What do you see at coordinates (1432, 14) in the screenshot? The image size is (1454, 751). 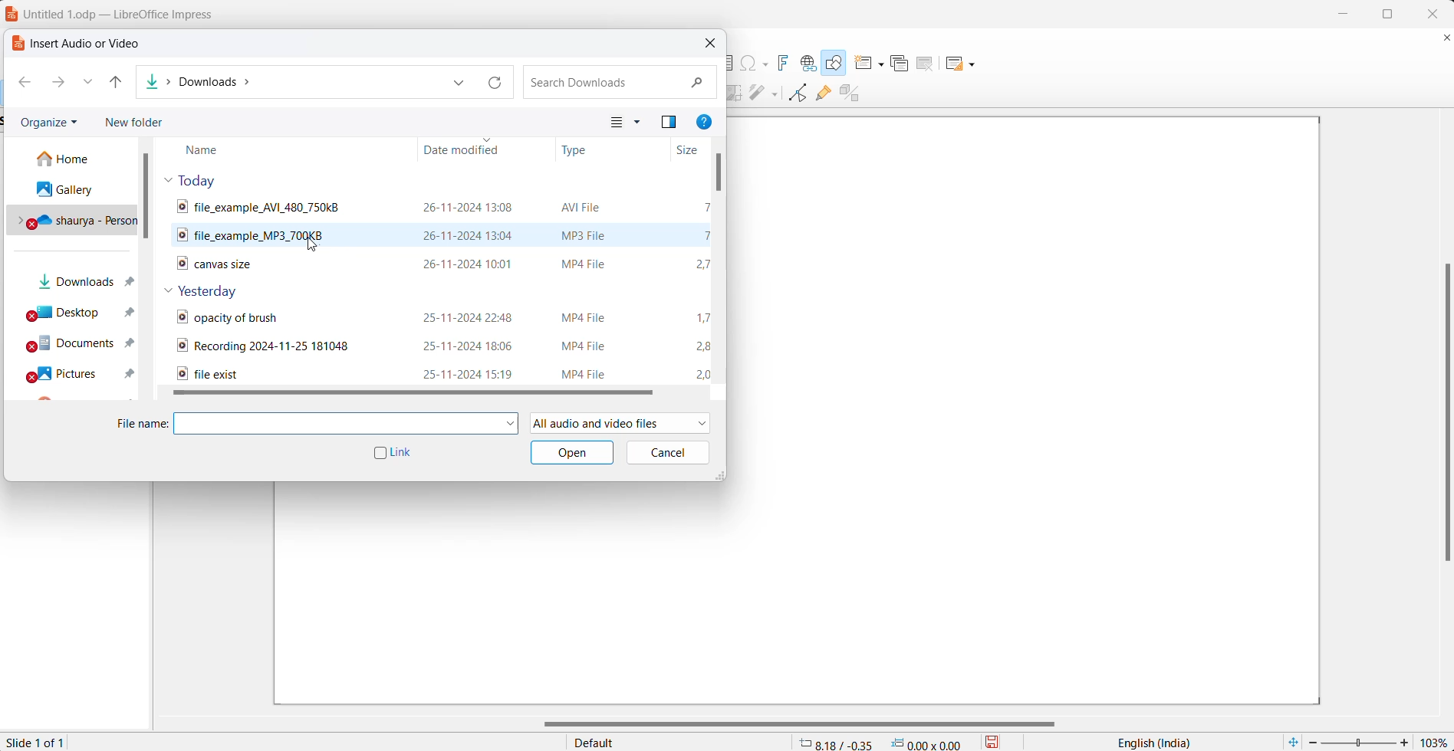 I see `close` at bounding box center [1432, 14].